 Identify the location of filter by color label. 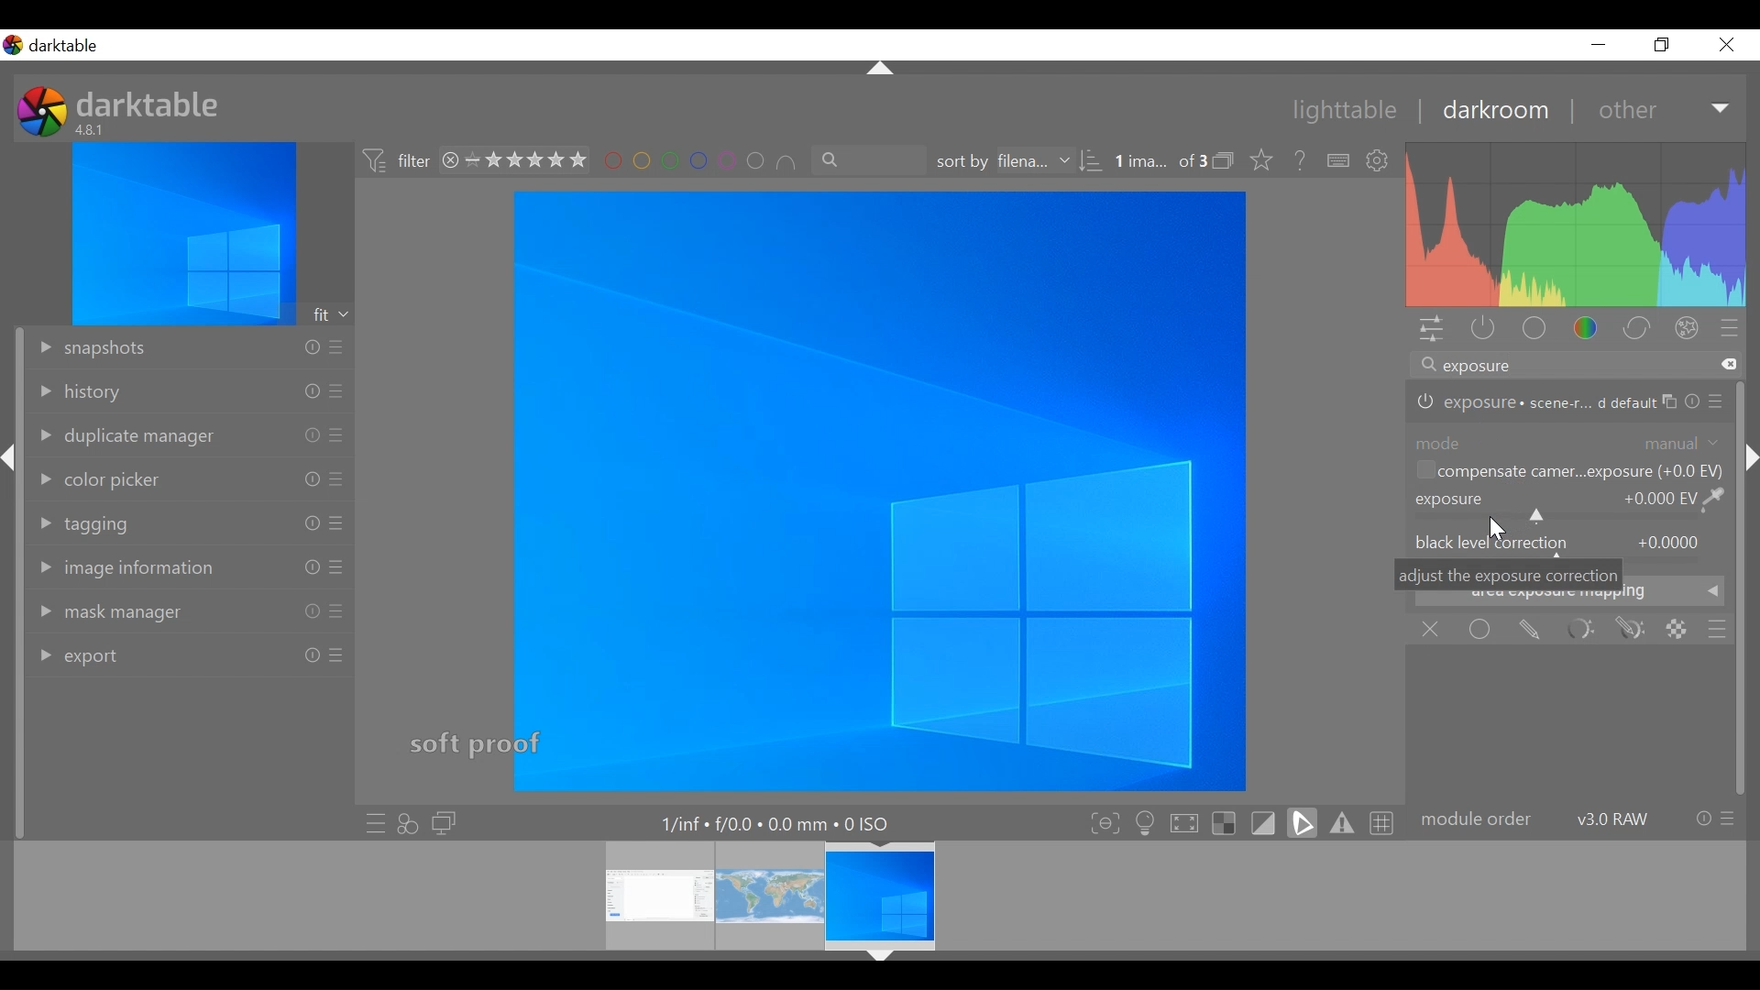
(698, 161).